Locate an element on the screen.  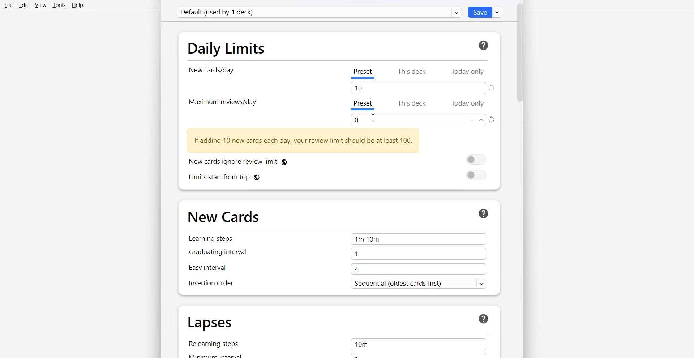
Tools is located at coordinates (59, 5).